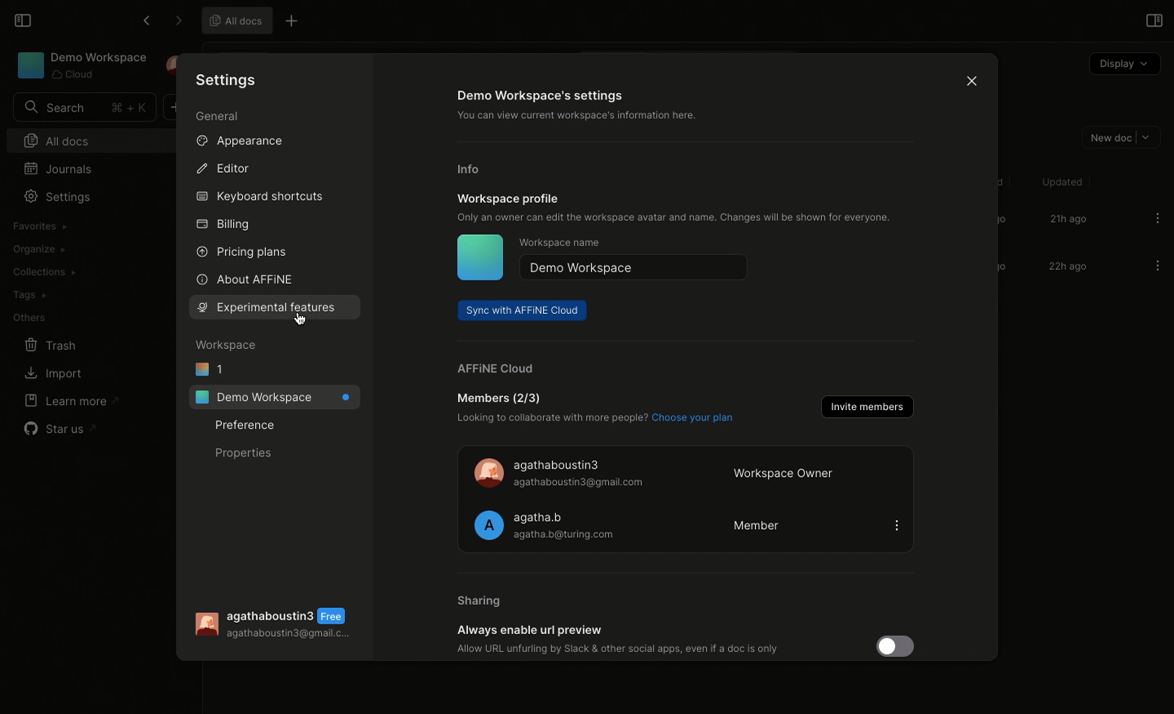 The image size is (1174, 714). Describe the element at coordinates (686, 525) in the screenshot. I see `Member 2` at that location.